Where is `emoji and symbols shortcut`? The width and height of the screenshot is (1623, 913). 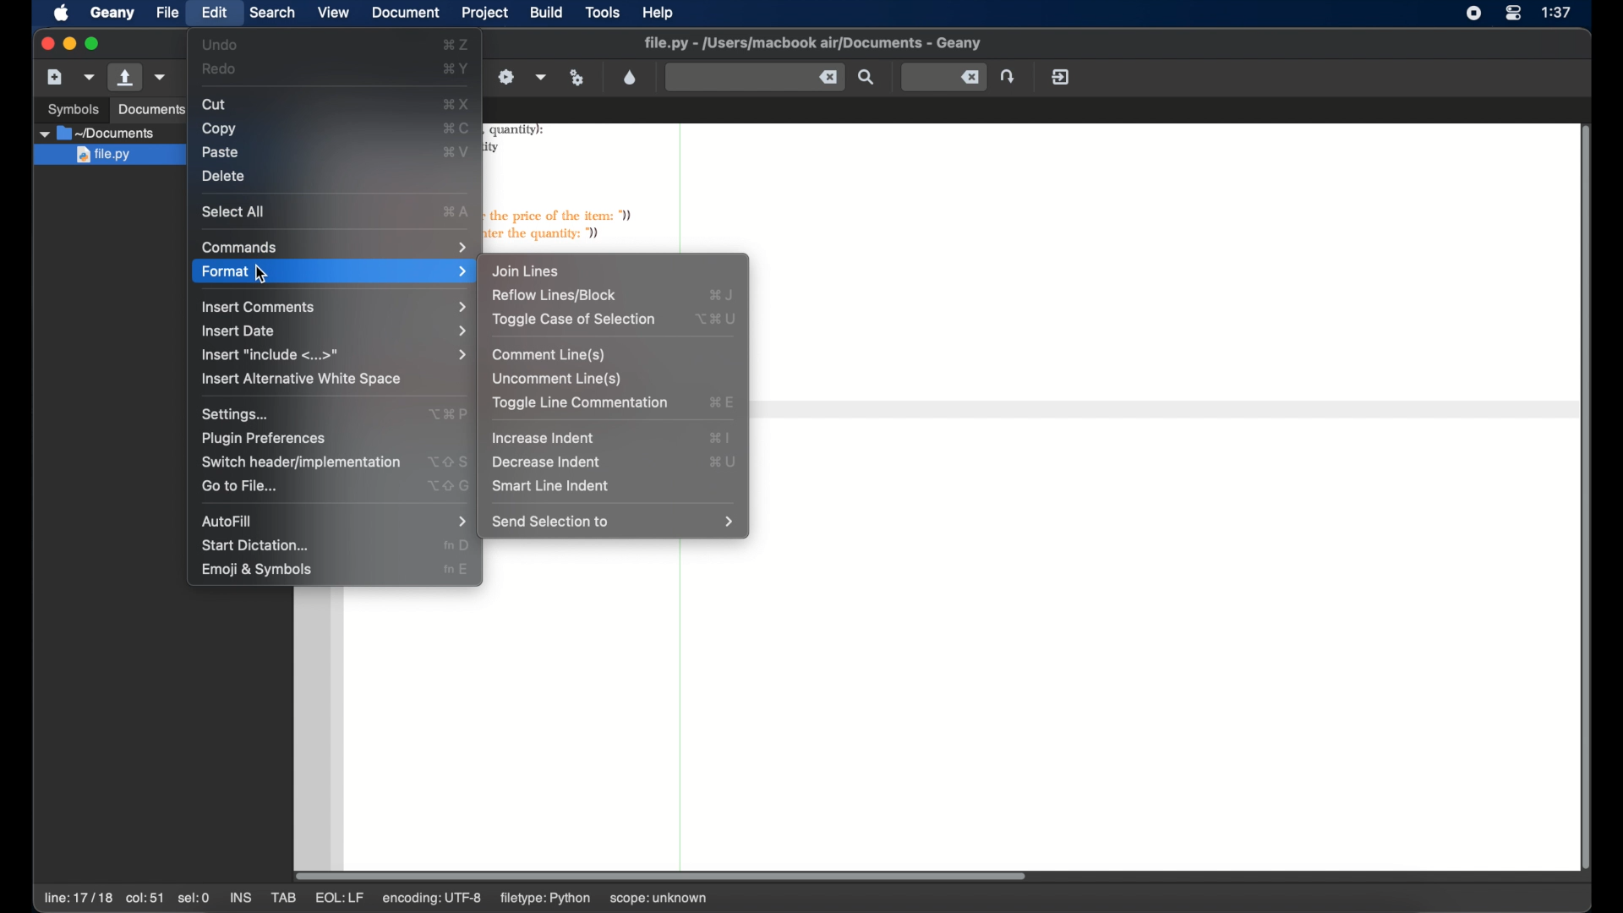
emoji and symbols shortcut is located at coordinates (456, 570).